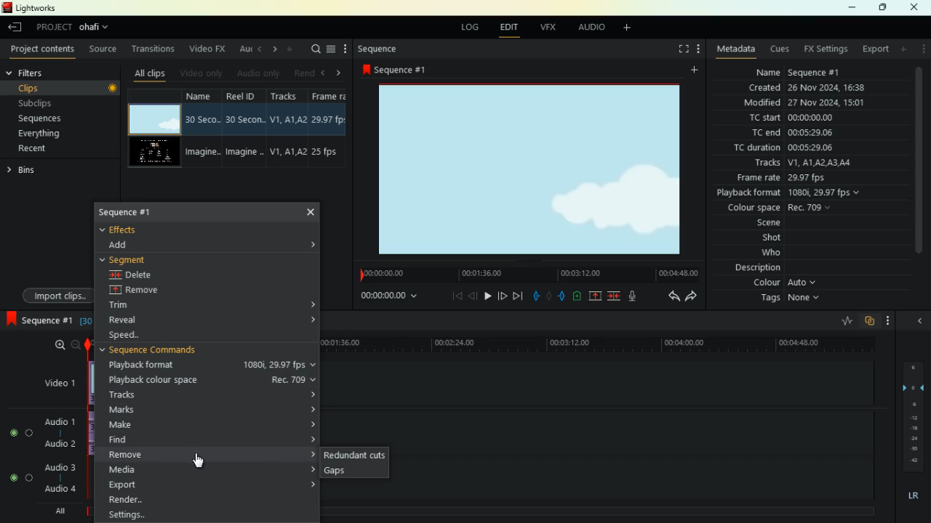 The width and height of the screenshot is (931, 523). What do you see at coordinates (788, 300) in the screenshot?
I see `tags None` at bounding box center [788, 300].